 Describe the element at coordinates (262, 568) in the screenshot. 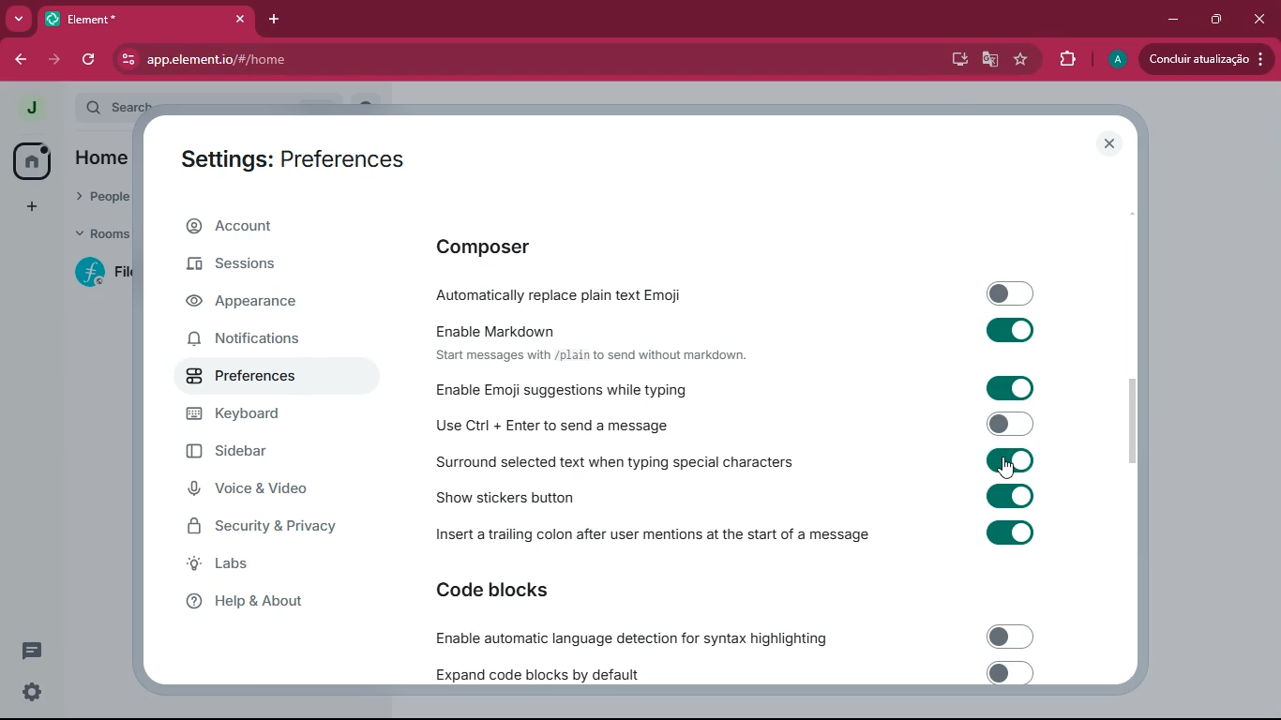

I see `labs` at that location.